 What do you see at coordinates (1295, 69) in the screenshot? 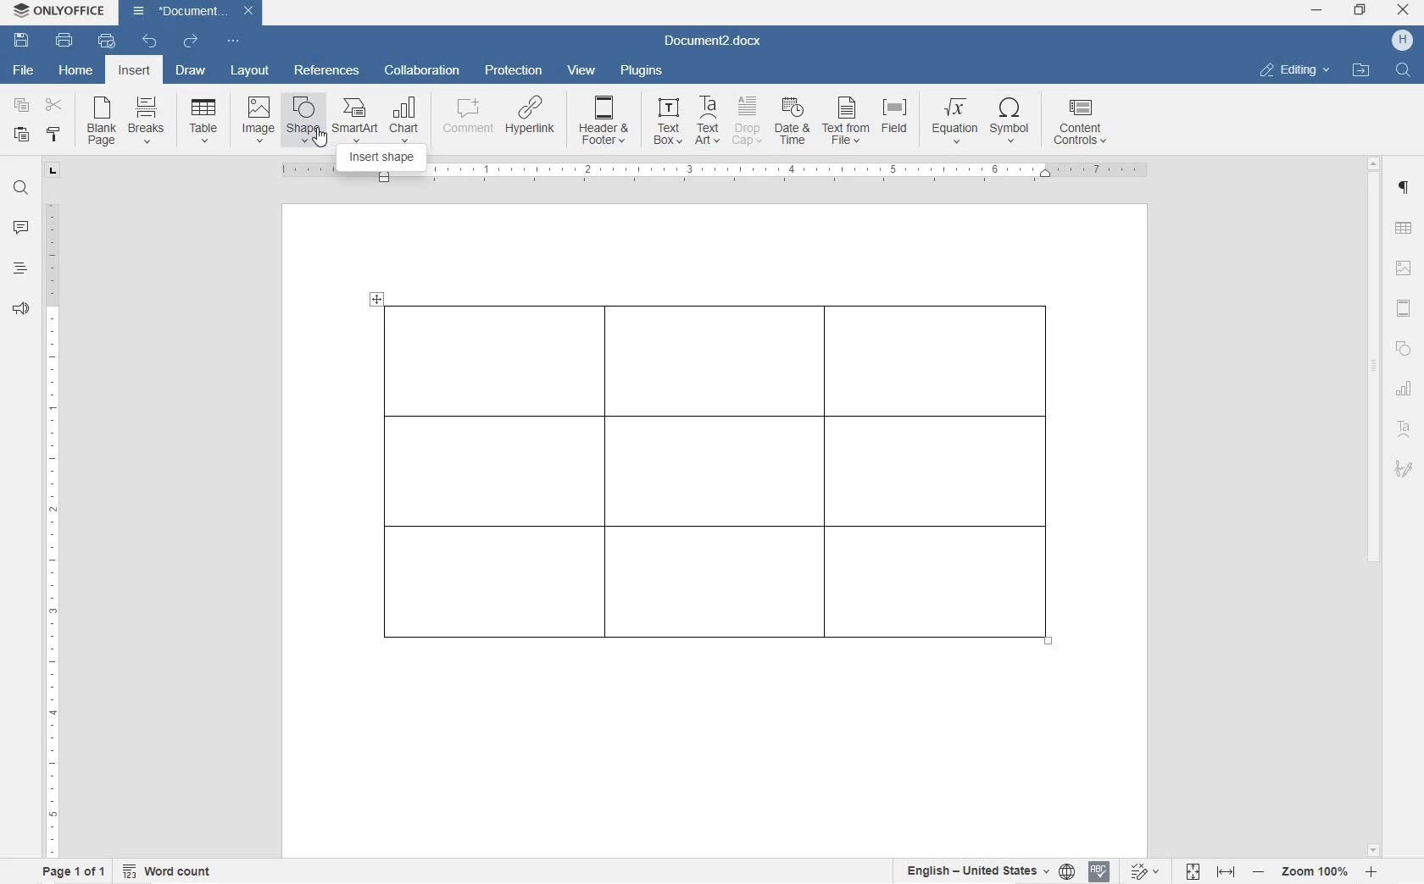
I see `EDITING` at bounding box center [1295, 69].